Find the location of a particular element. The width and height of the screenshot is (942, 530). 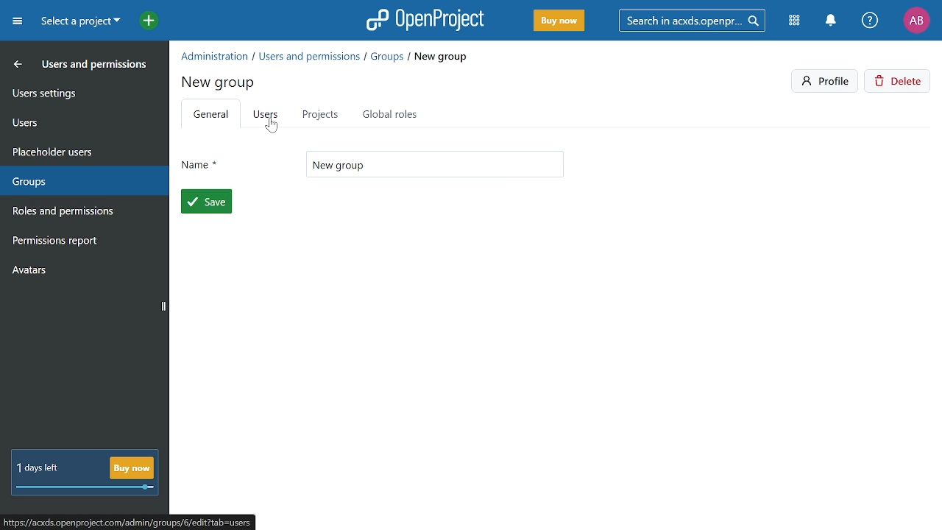

Placeholders users is located at coordinates (82, 150).